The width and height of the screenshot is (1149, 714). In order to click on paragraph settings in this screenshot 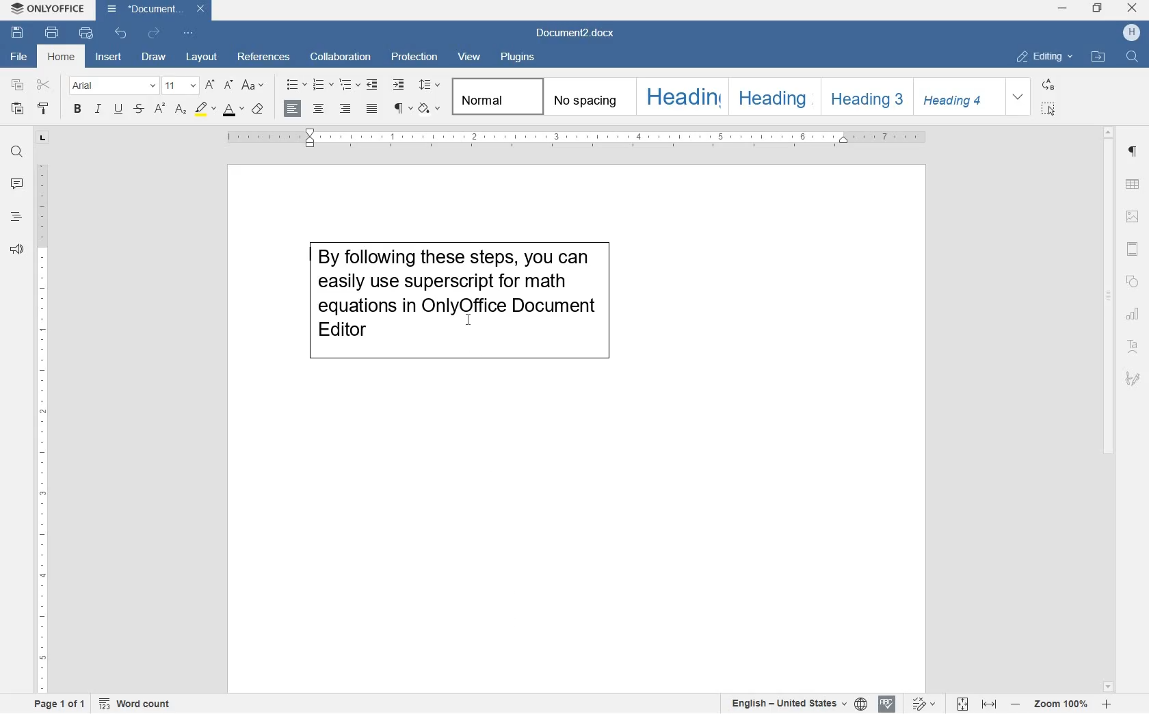, I will do `click(1133, 152)`.